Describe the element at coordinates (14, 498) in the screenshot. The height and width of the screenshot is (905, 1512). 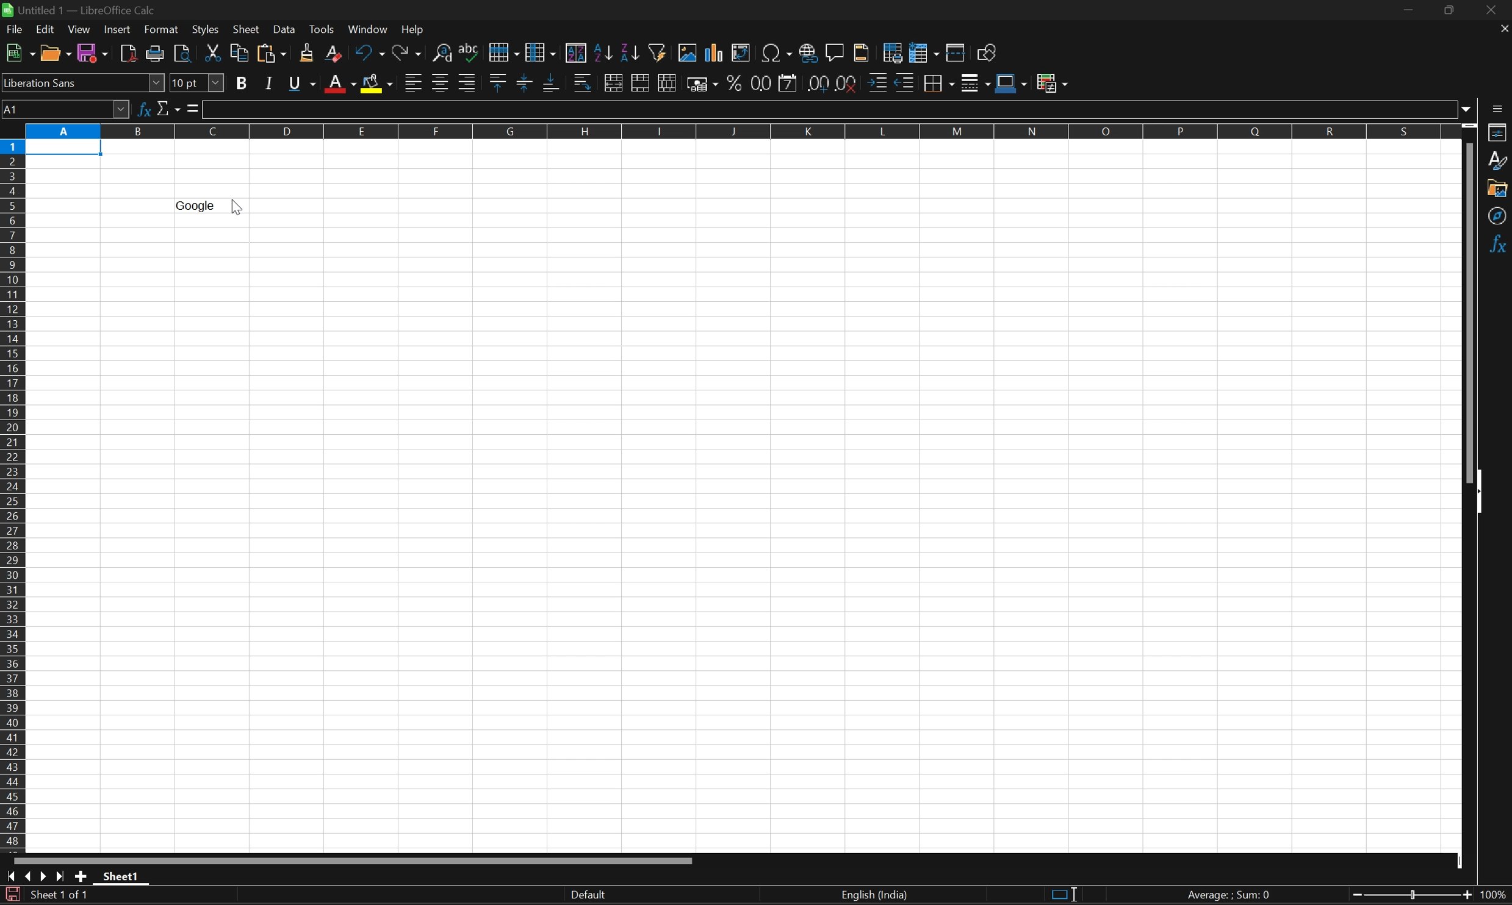
I see `Row numbers` at that location.